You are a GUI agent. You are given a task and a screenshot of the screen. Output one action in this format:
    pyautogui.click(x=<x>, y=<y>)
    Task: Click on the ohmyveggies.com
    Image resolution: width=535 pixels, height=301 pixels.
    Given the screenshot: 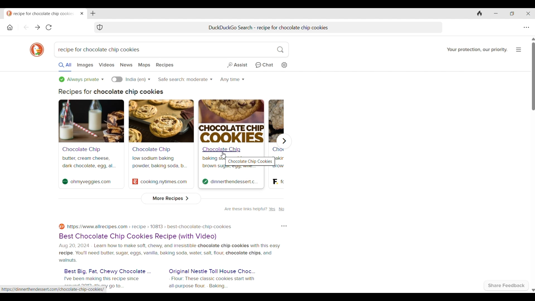 What is the action you would take?
    pyautogui.click(x=91, y=182)
    